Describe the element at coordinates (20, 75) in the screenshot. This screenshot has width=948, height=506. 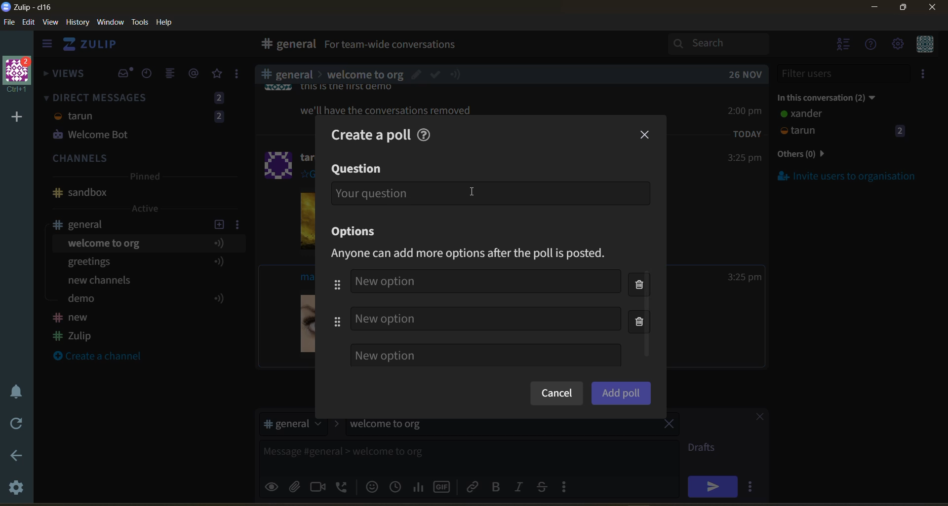
I see `organisation` at that location.